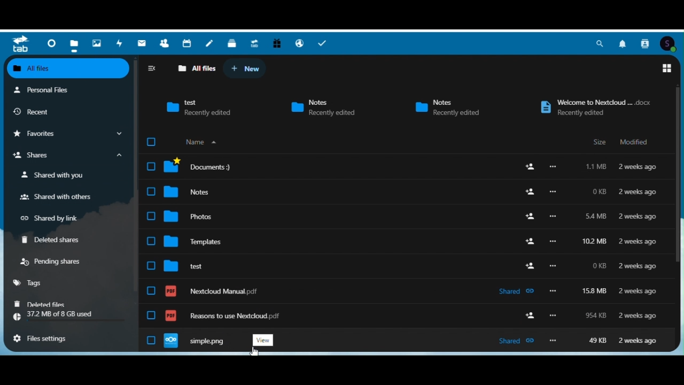 The width and height of the screenshot is (684, 385). Describe the element at coordinates (162, 43) in the screenshot. I see `Contacts` at that location.